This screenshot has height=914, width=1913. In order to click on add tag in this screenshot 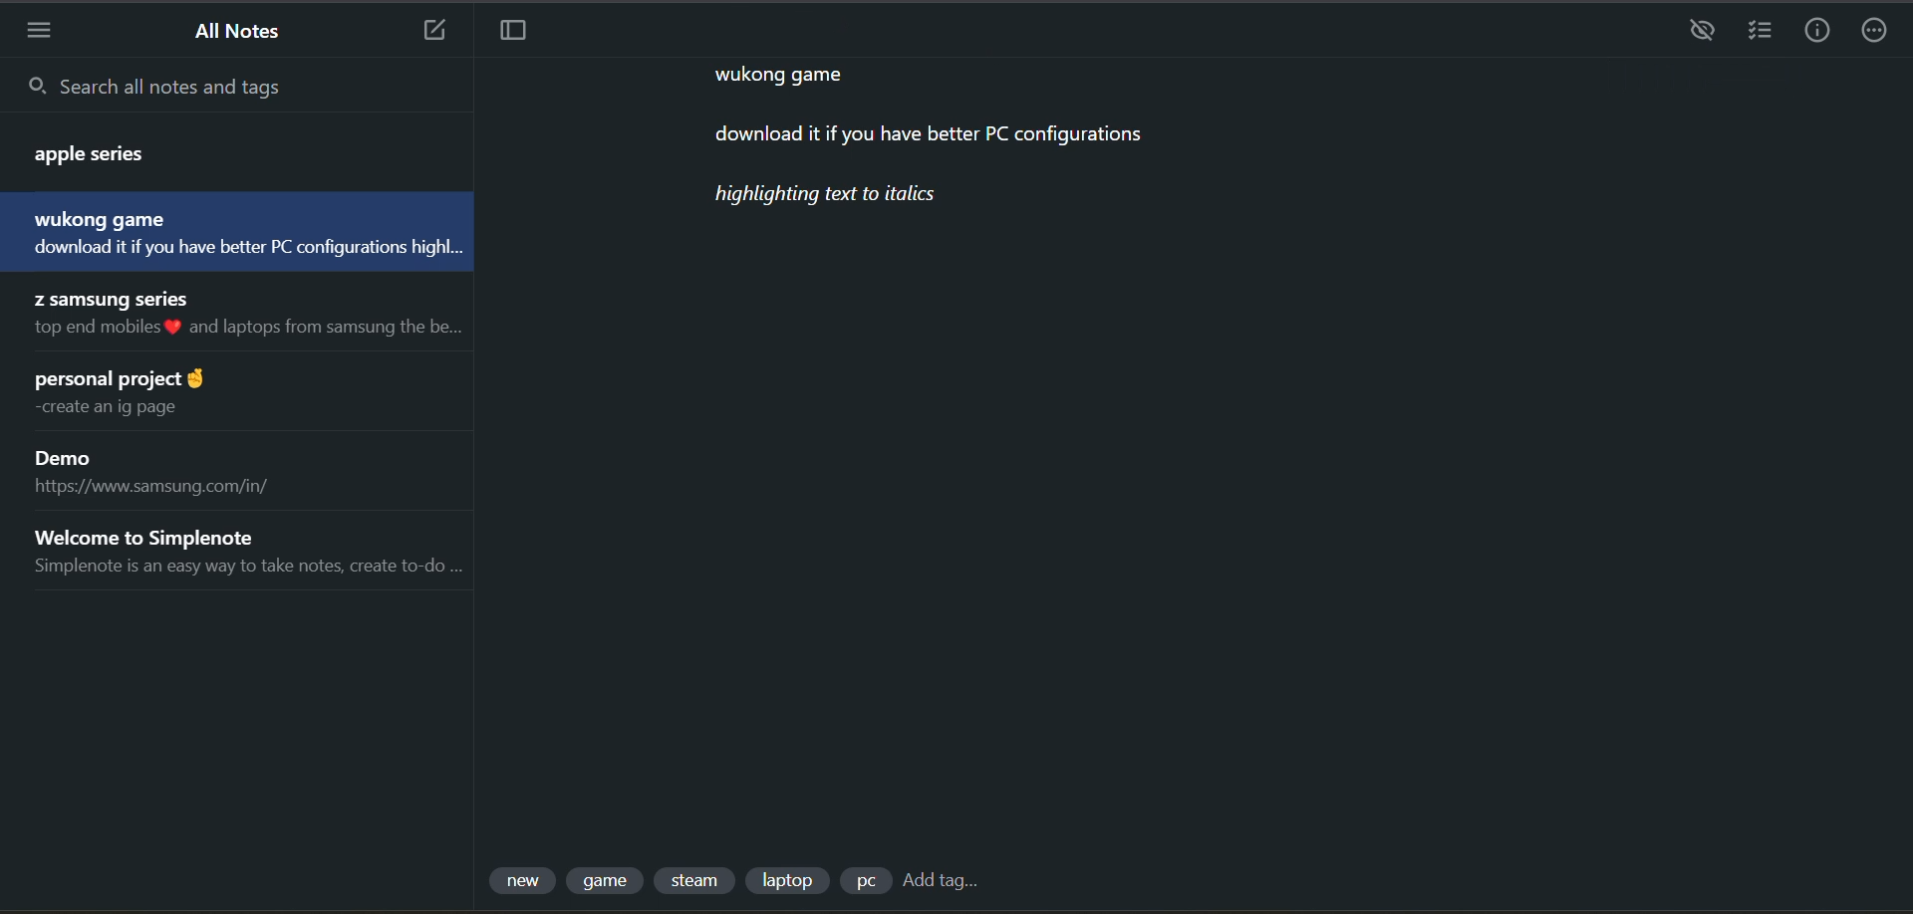, I will do `click(940, 884)`.